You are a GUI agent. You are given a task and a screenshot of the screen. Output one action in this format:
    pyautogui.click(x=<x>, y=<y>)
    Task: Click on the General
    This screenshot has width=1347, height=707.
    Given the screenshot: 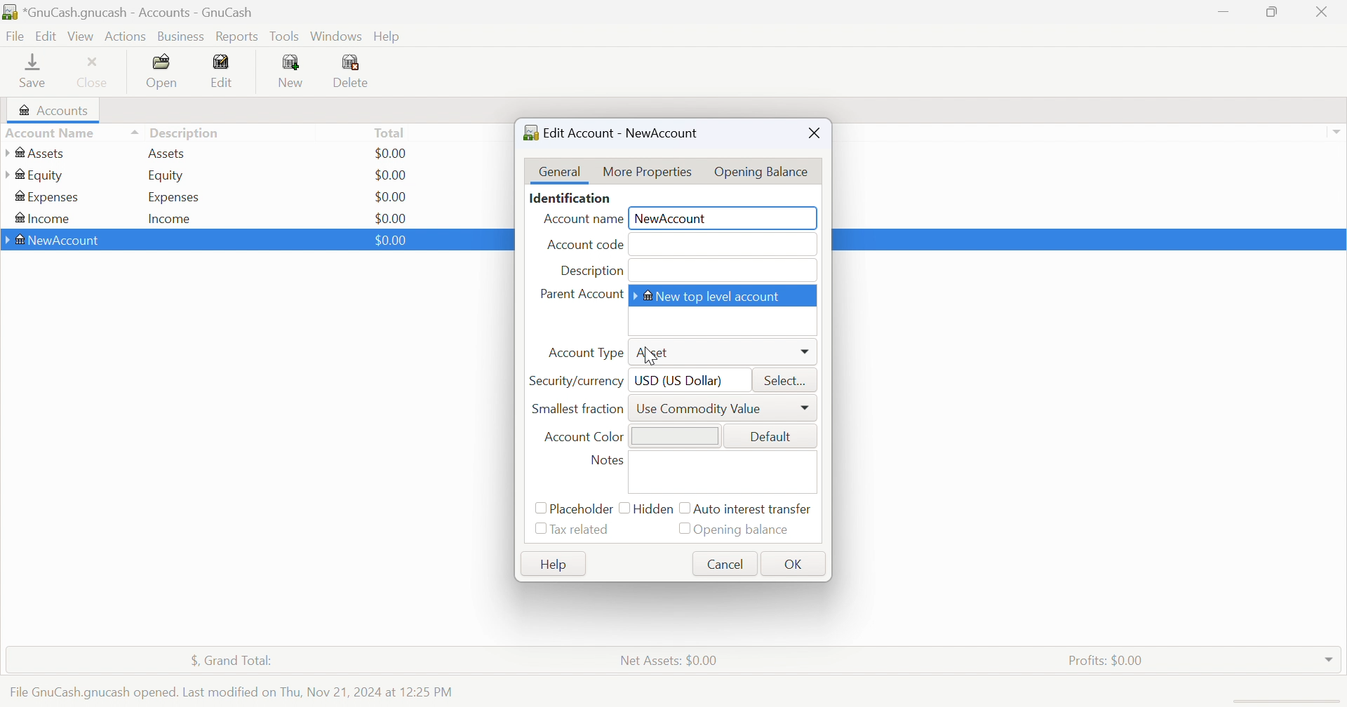 What is the action you would take?
    pyautogui.click(x=561, y=172)
    